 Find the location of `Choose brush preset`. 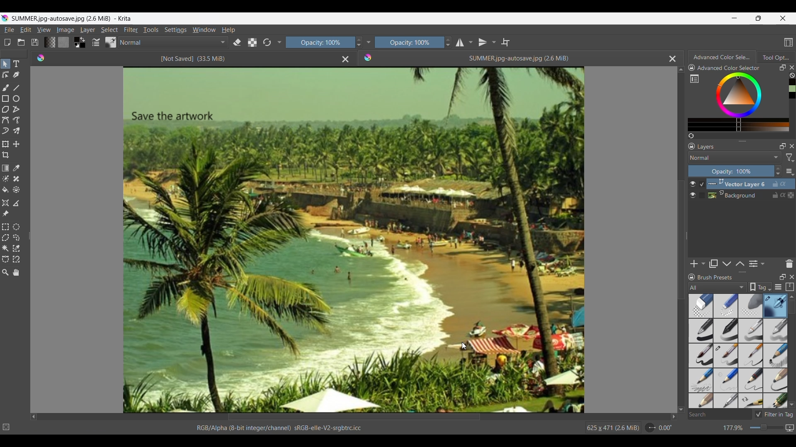

Choose brush preset is located at coordinates (110, 42).